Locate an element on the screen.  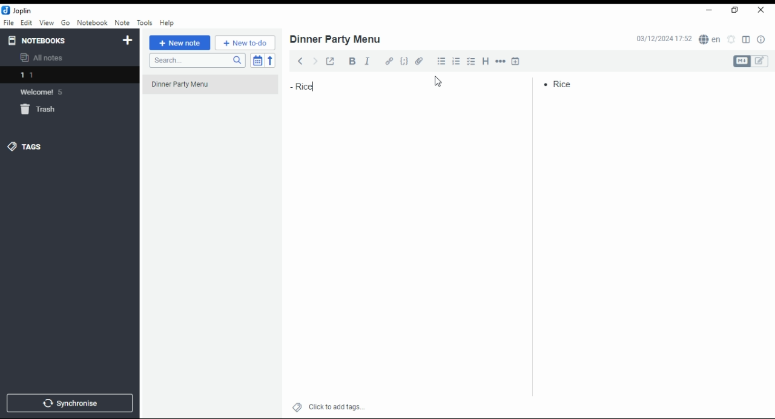
hyperlink is located at coordinates (389, 61).